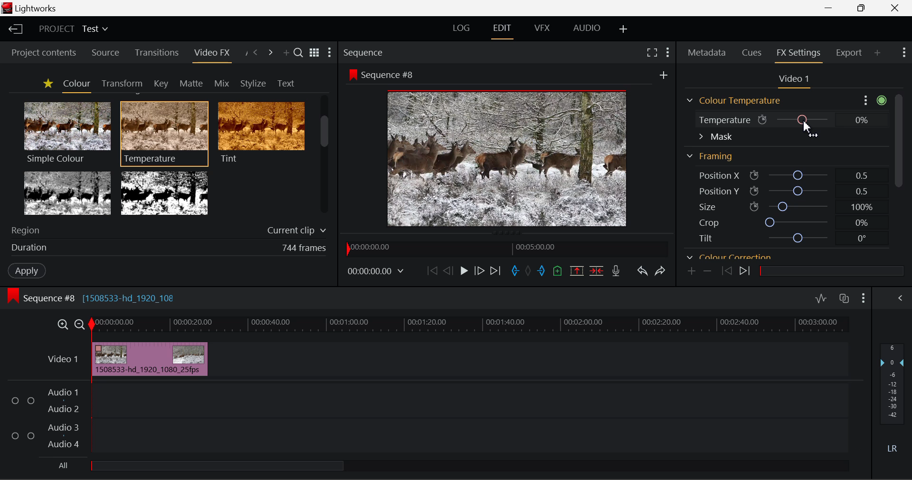 This screenshot has width=912, height=480. Describe the element at coordinates (62, 359) in the screenshot. I see `Video 1` at that location.